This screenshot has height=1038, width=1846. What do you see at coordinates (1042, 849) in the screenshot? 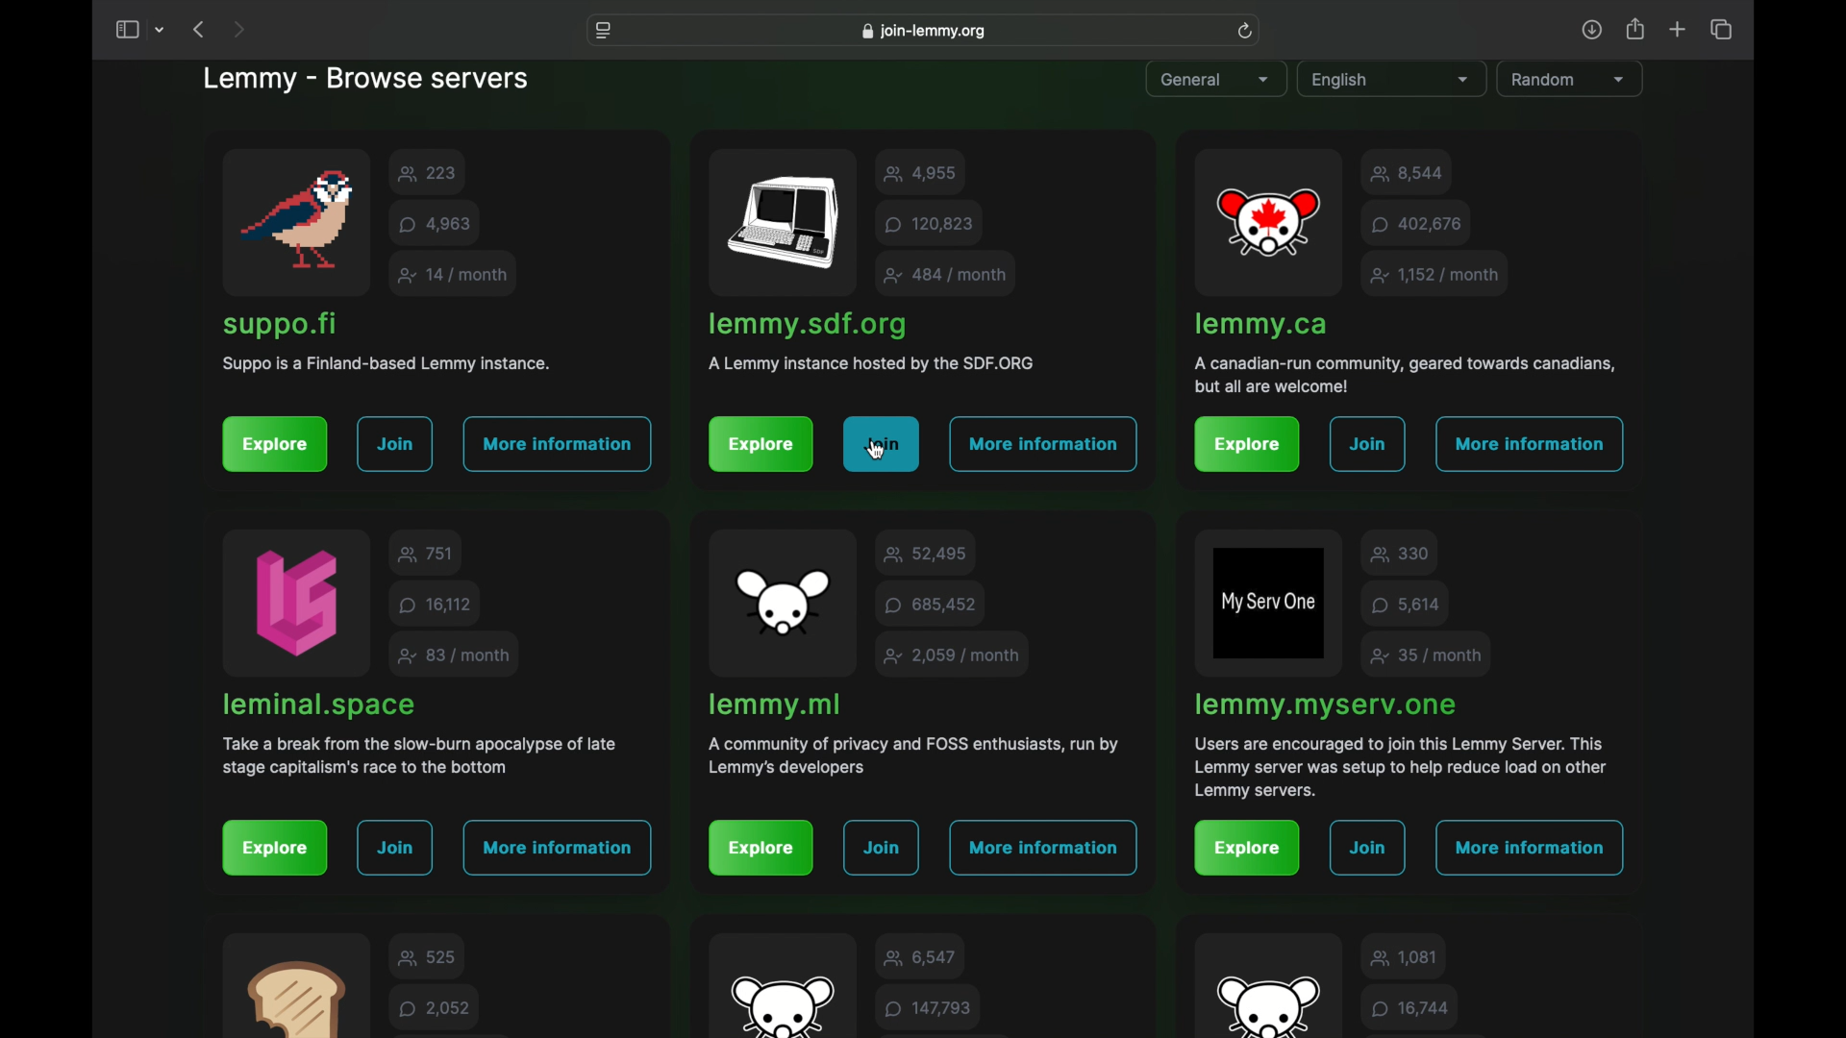
I see `more information` at bounding box center [1042, 849].